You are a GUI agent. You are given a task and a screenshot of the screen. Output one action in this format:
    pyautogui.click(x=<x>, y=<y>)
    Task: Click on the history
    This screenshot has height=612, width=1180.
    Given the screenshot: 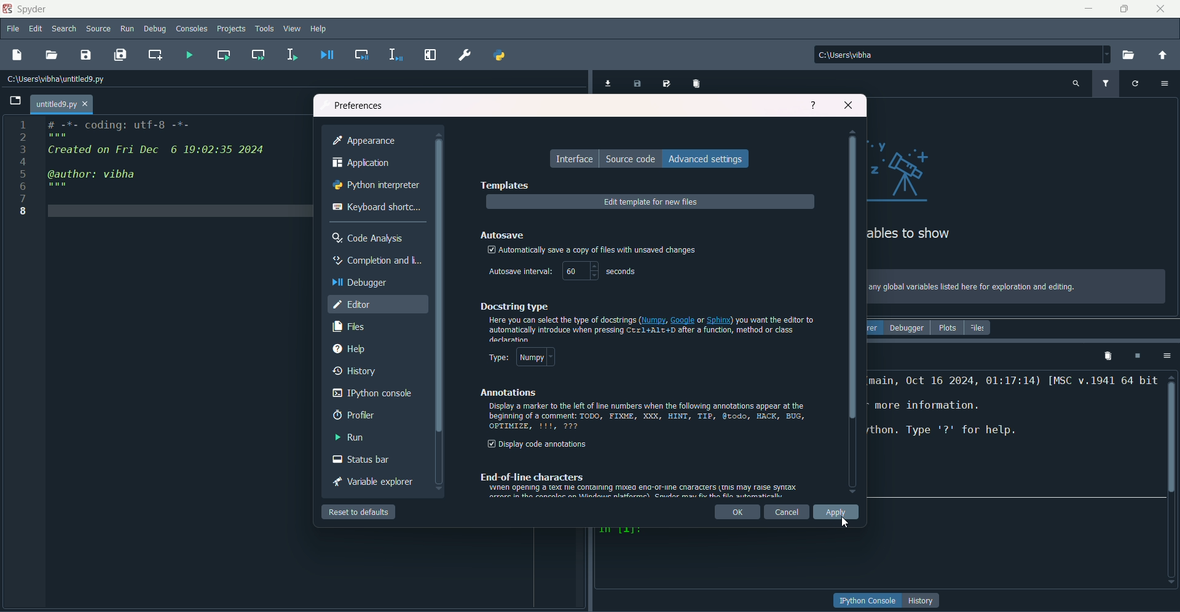 What is the action you would take?
    pyautogui.click(x=352, y=372)
    